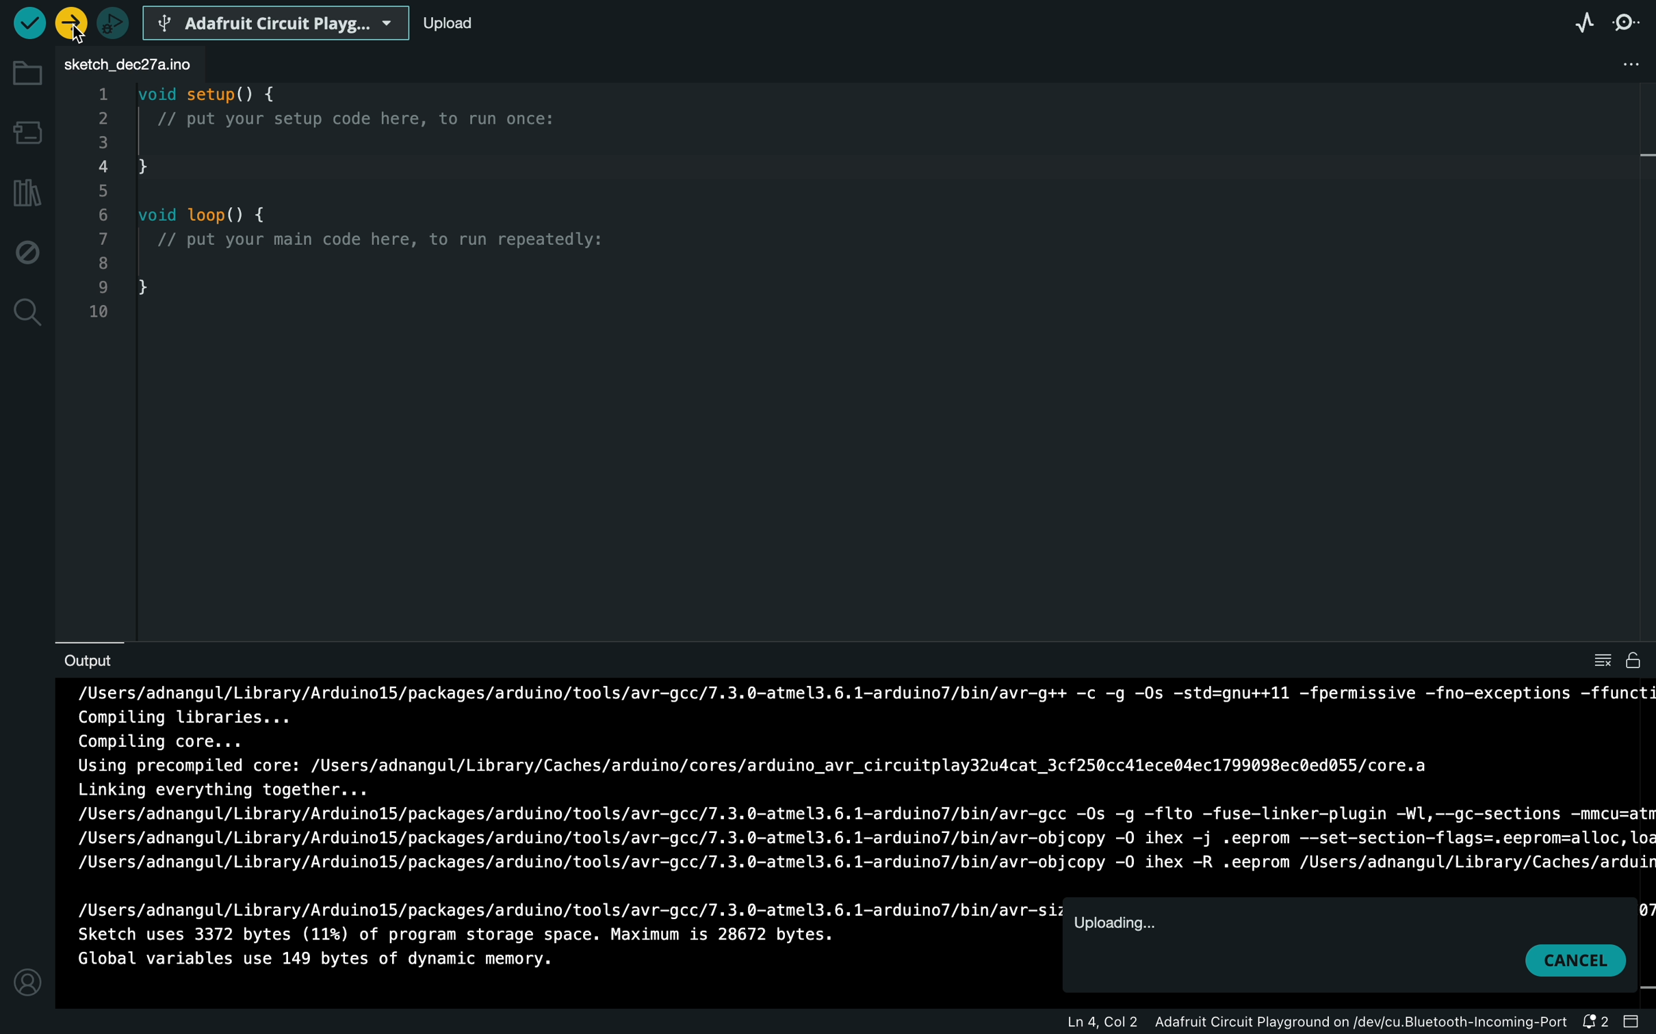 Image resolution: width=1656 pixels, height=1034 pixels. I want to click on selected, so click(68, 23).